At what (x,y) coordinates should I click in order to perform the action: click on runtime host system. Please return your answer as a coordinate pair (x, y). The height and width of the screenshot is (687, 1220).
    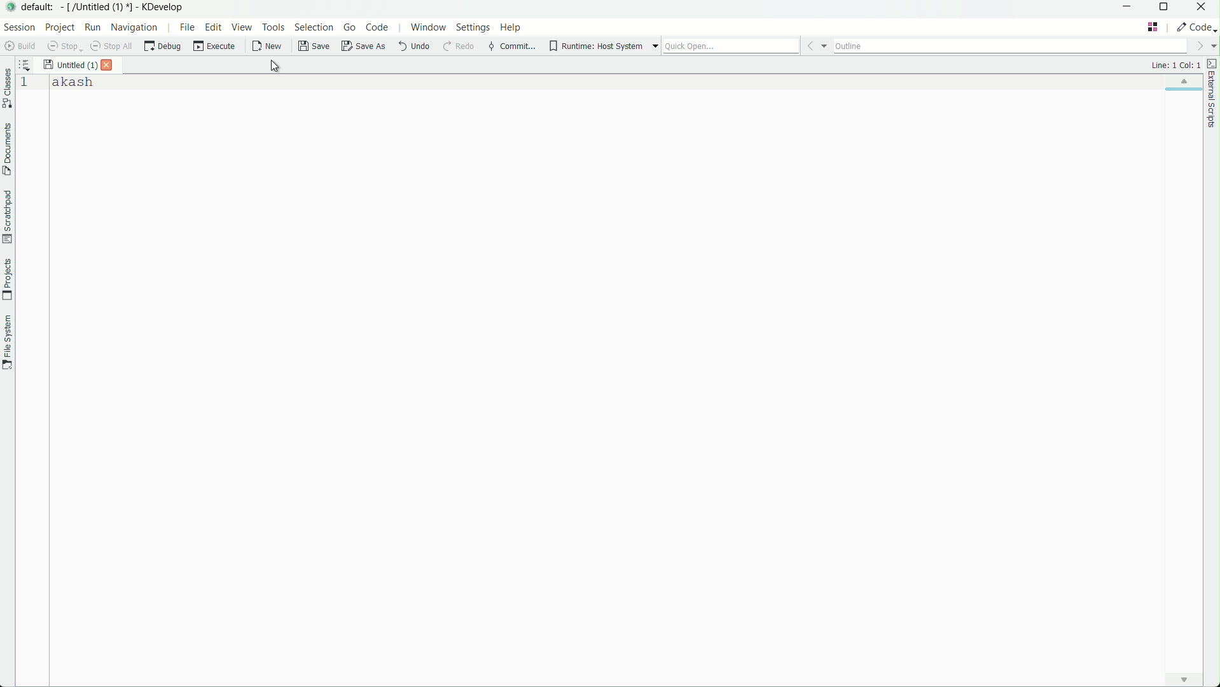
    Looking at the image, I should click on (596, 48).